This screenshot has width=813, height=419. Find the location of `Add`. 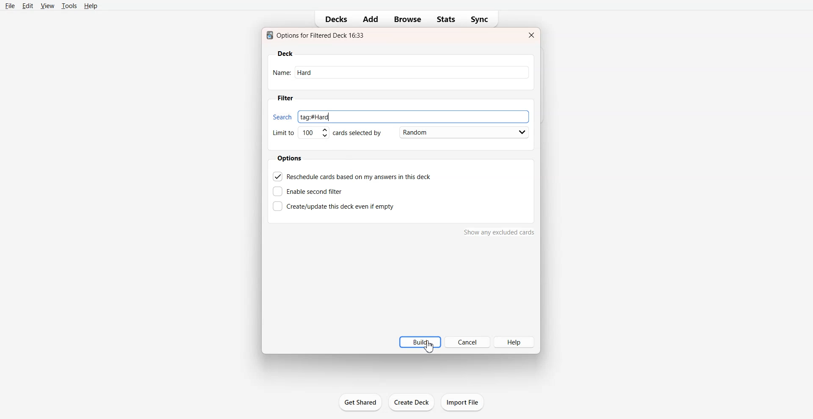

Add is located at coordinates (370, 19).